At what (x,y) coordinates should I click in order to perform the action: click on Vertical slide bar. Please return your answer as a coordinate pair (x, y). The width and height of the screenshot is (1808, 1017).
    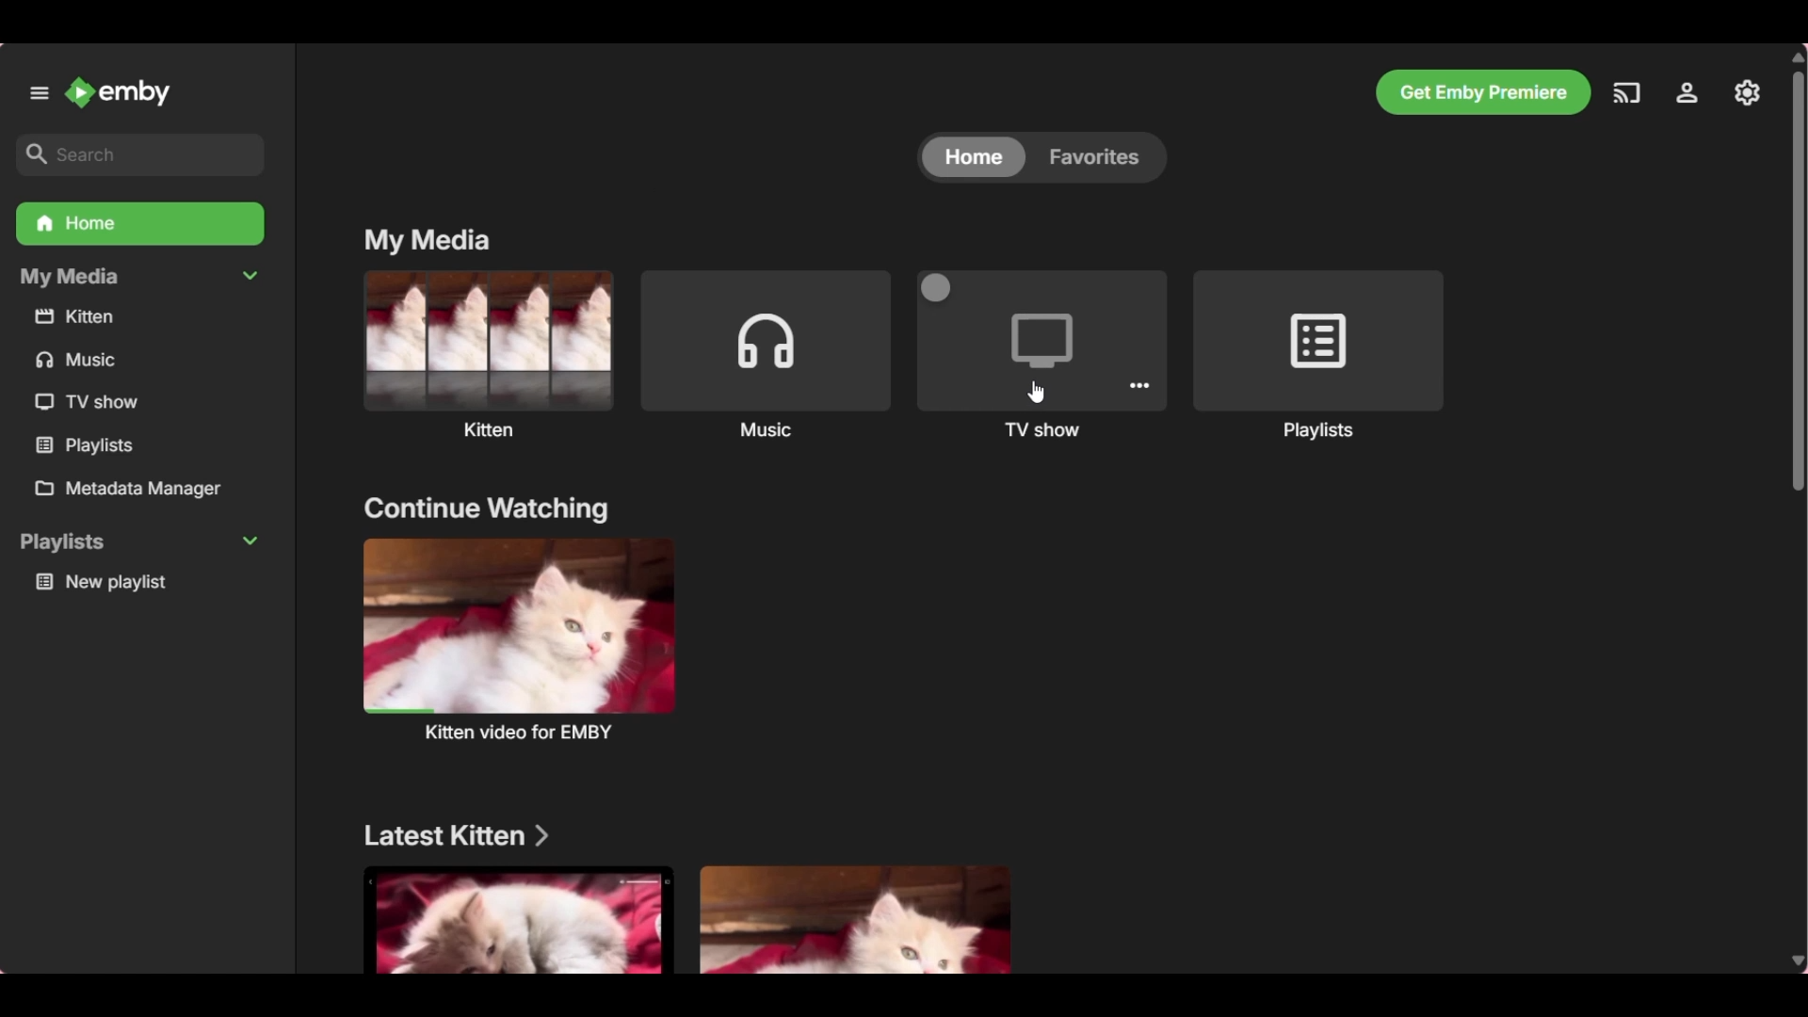
    Looking at the image, I should click on (1797, 281).